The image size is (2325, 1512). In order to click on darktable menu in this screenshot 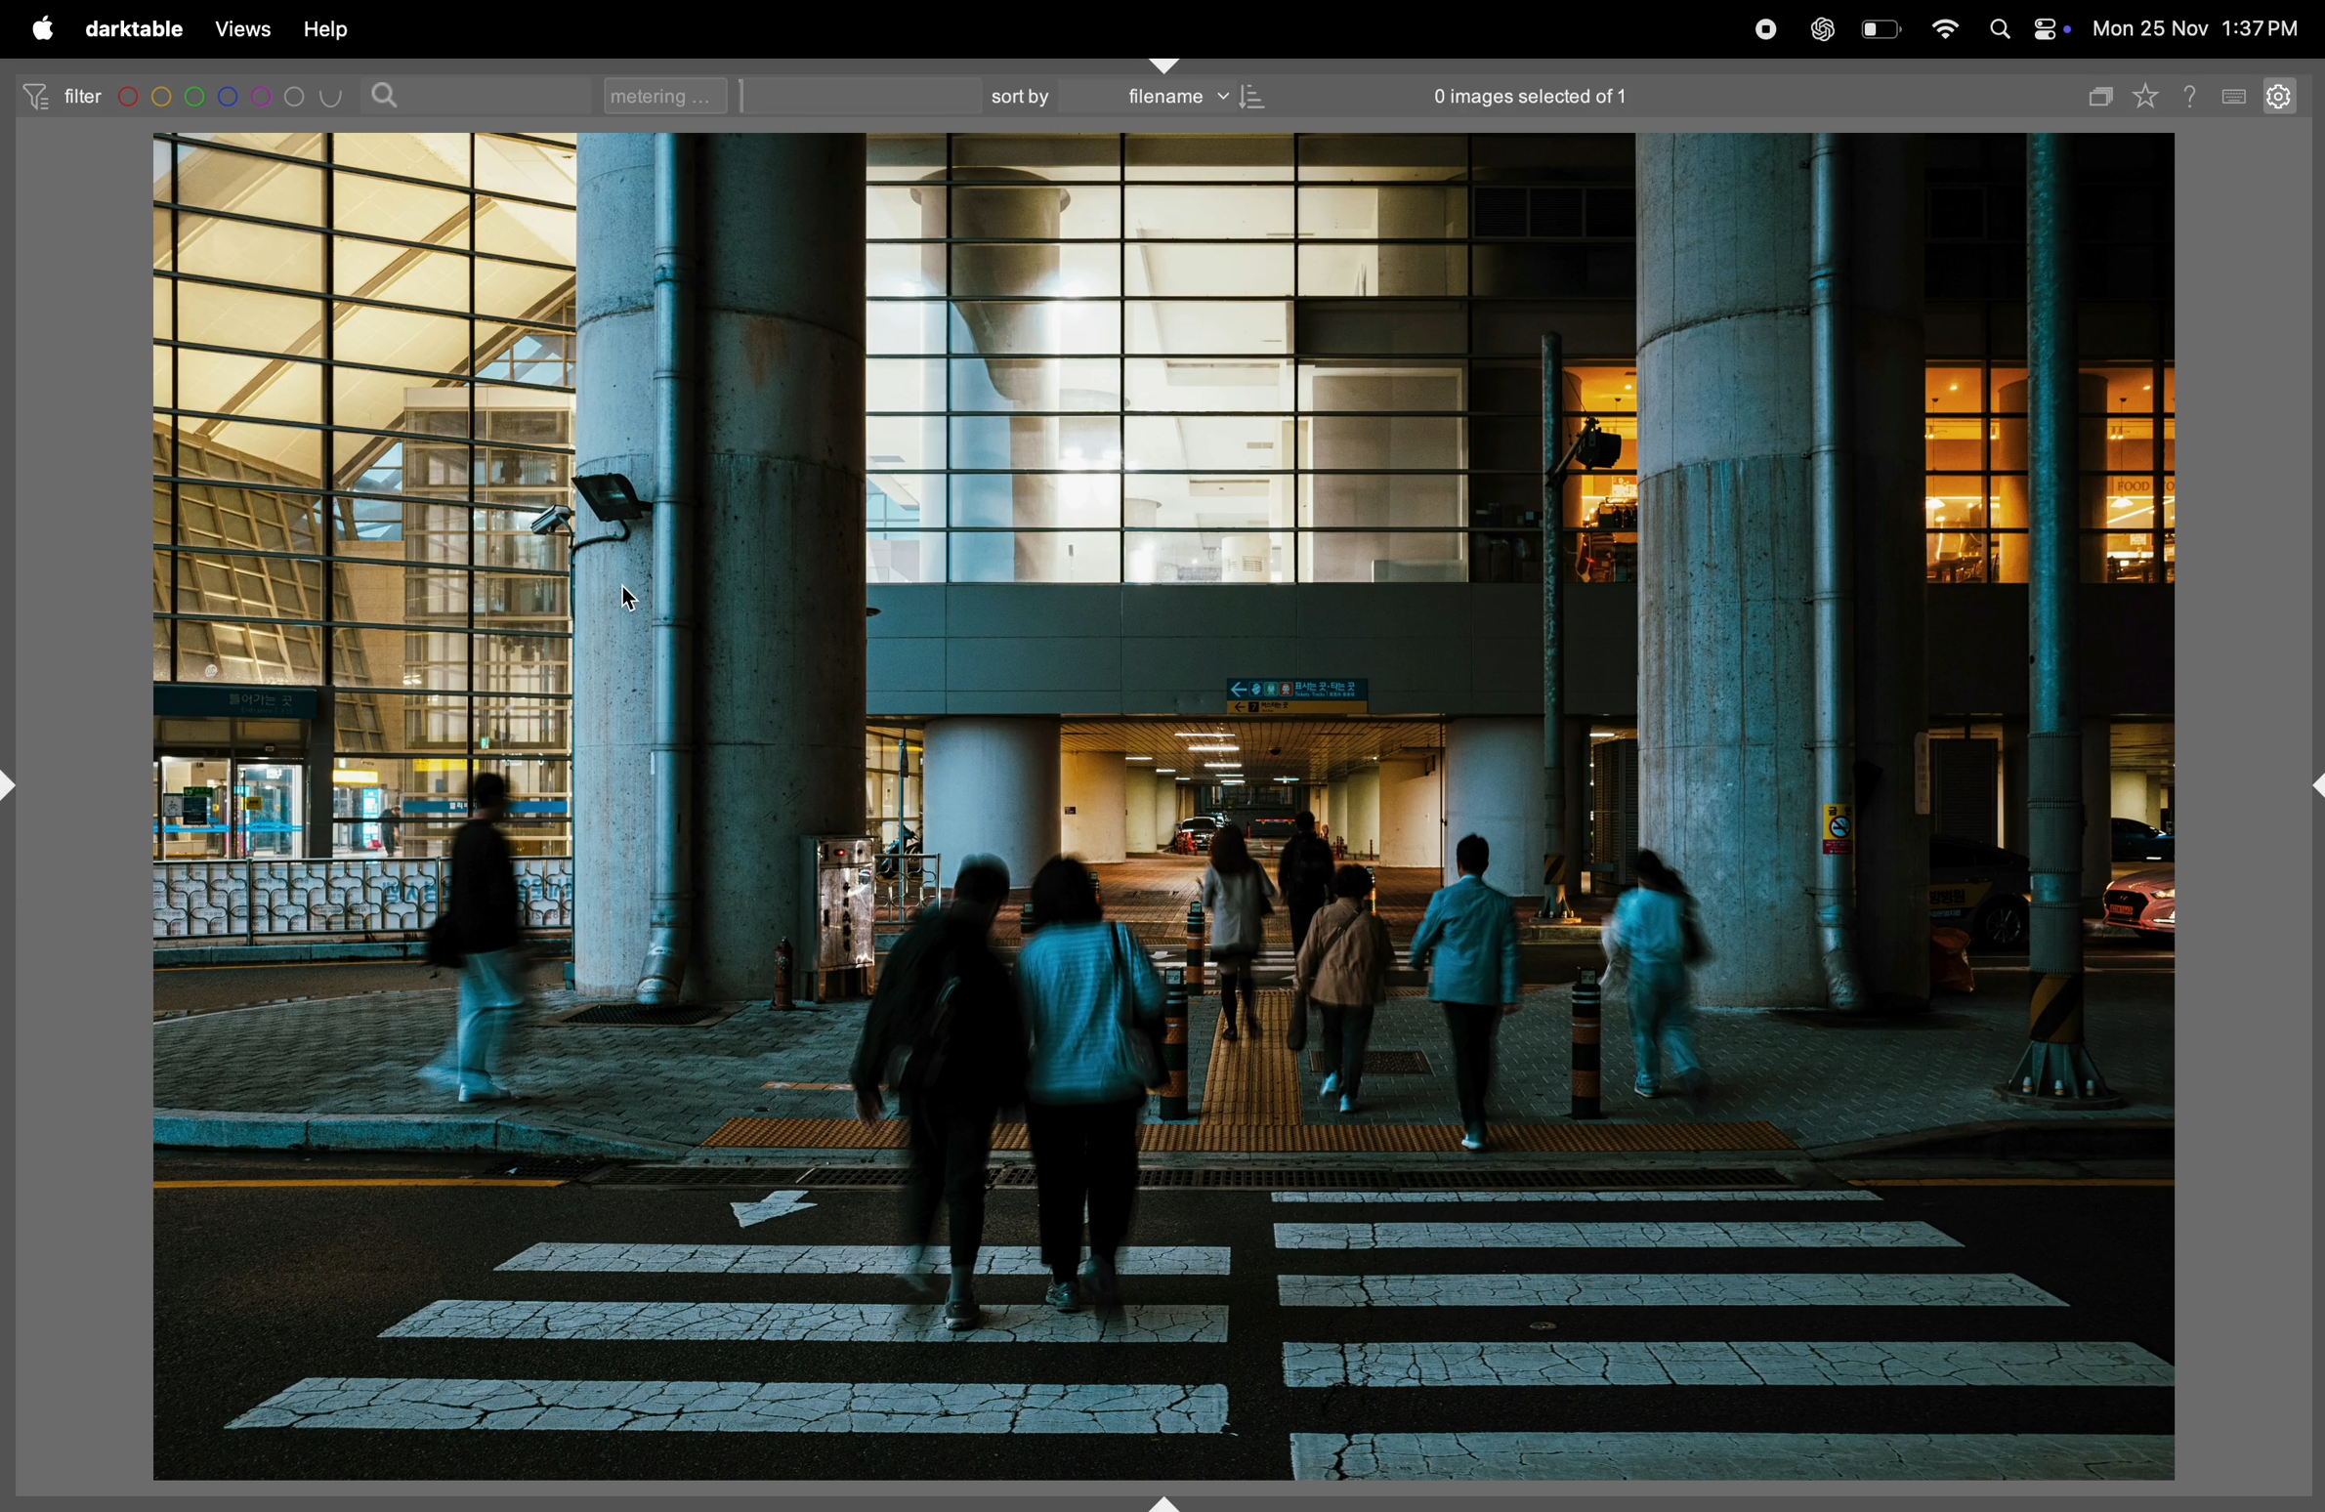, I will do `click(134, 28)`.